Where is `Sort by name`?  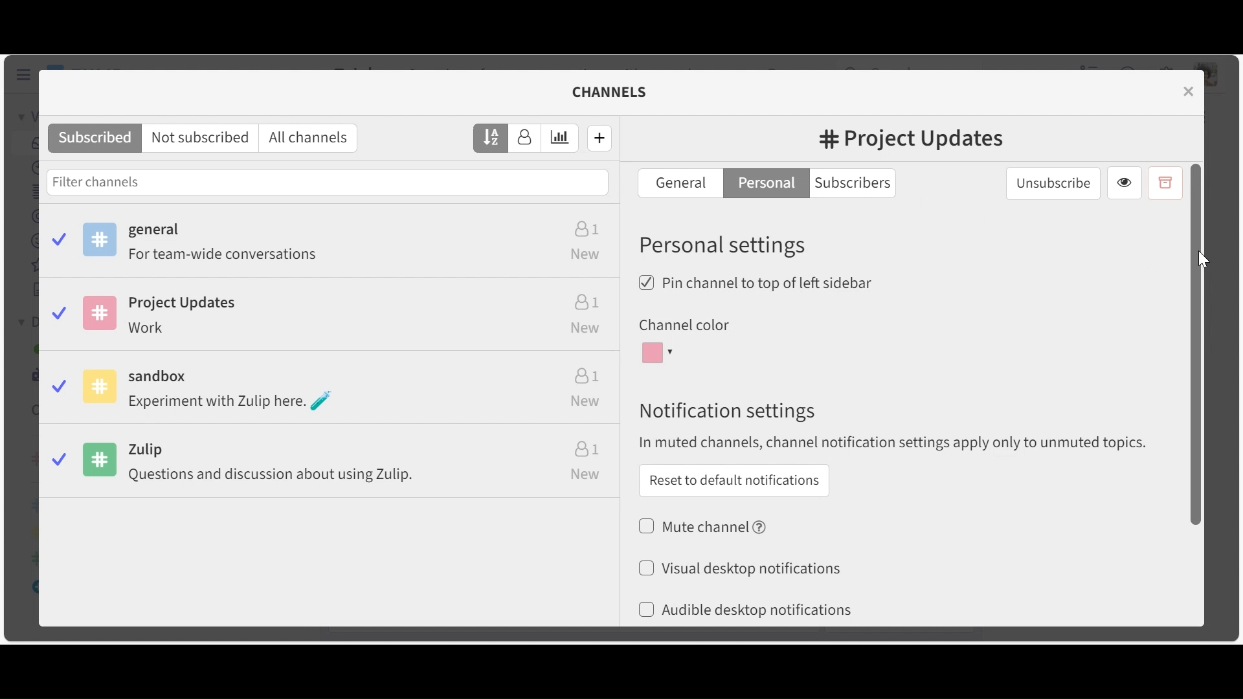 Sort by name is located at coordinates (491, 137).